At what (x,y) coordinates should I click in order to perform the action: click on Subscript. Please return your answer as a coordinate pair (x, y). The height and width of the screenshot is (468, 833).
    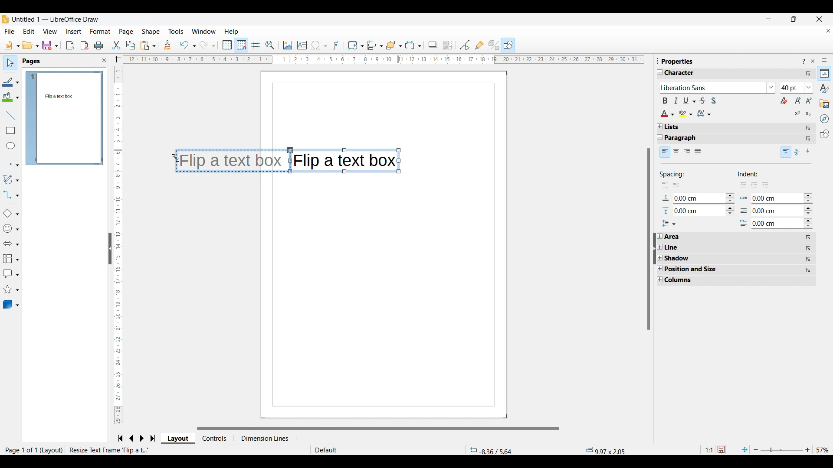
    Looking at the image, I should click on (809, 114).